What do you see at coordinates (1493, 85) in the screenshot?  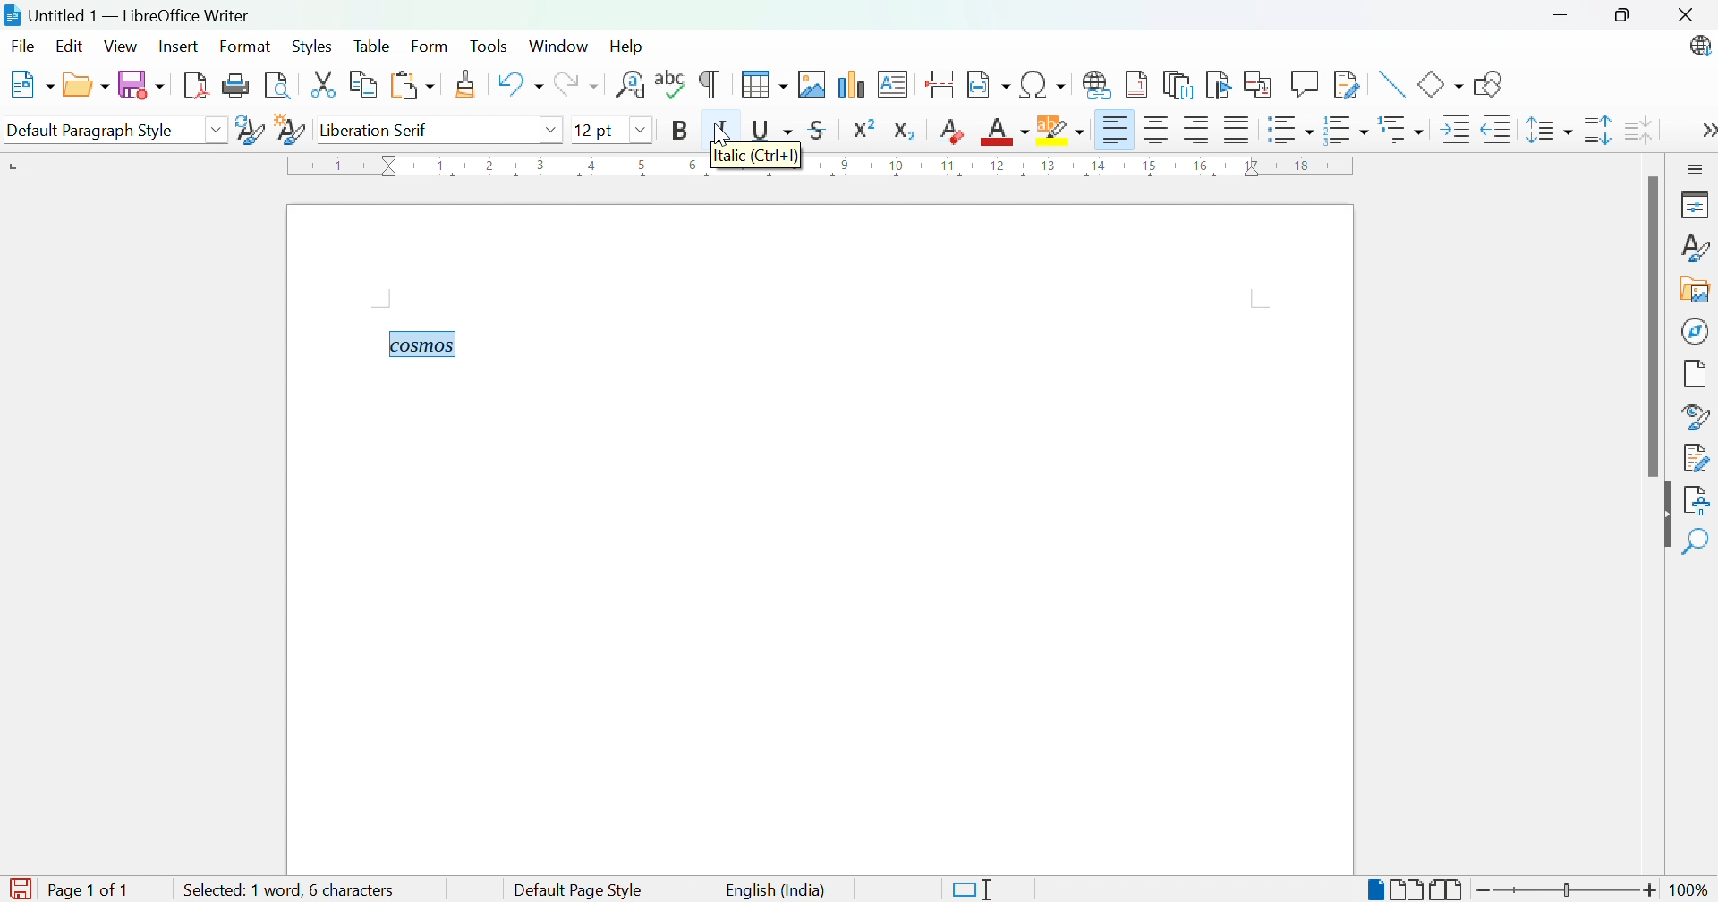 I see `Show draw functions` at bounding box center [1493, 85].